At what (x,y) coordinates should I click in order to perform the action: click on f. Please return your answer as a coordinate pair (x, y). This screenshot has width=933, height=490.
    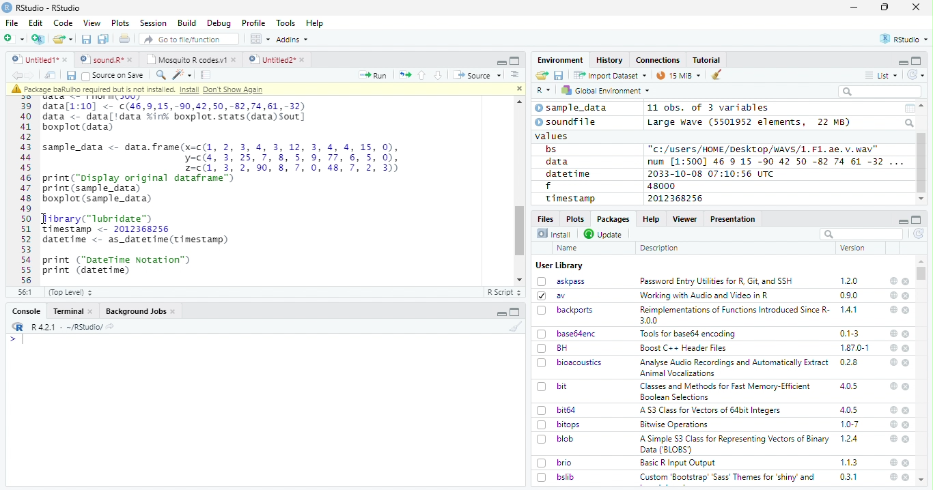
    Looking at the image, I should click on (548, 186).